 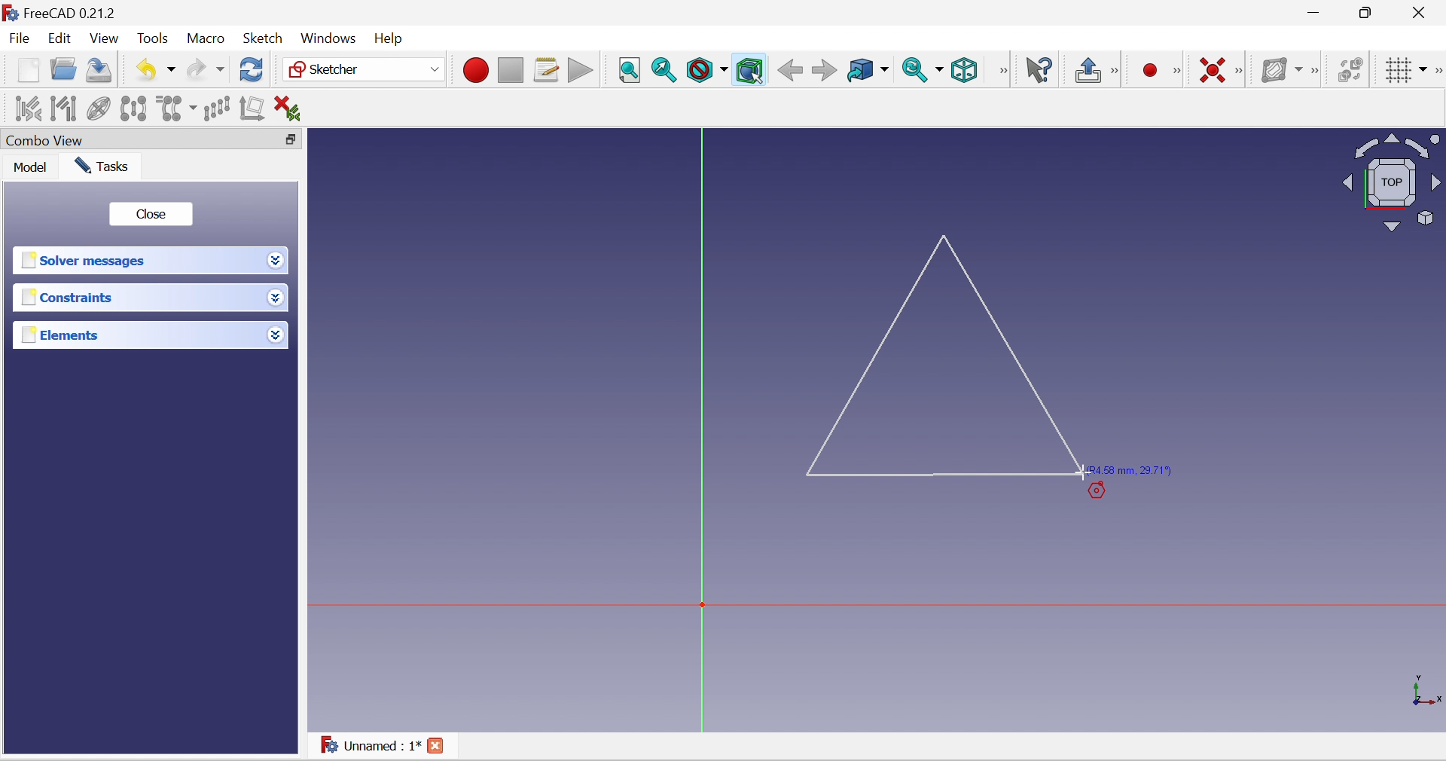 What do you see at coordinates (102, 71) in the screenshot?
I see `Save` at bounding box center [102, 71].